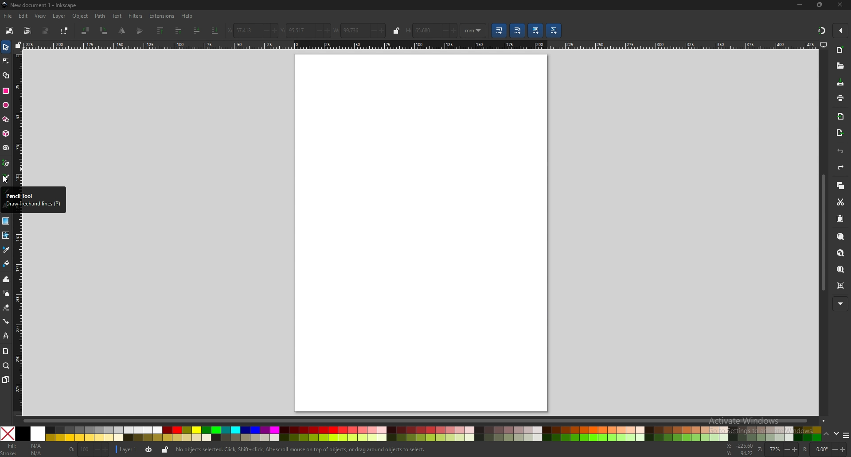  Describe the element at coordinates (24, 446) in the screenshot. I see `fill` at that location.